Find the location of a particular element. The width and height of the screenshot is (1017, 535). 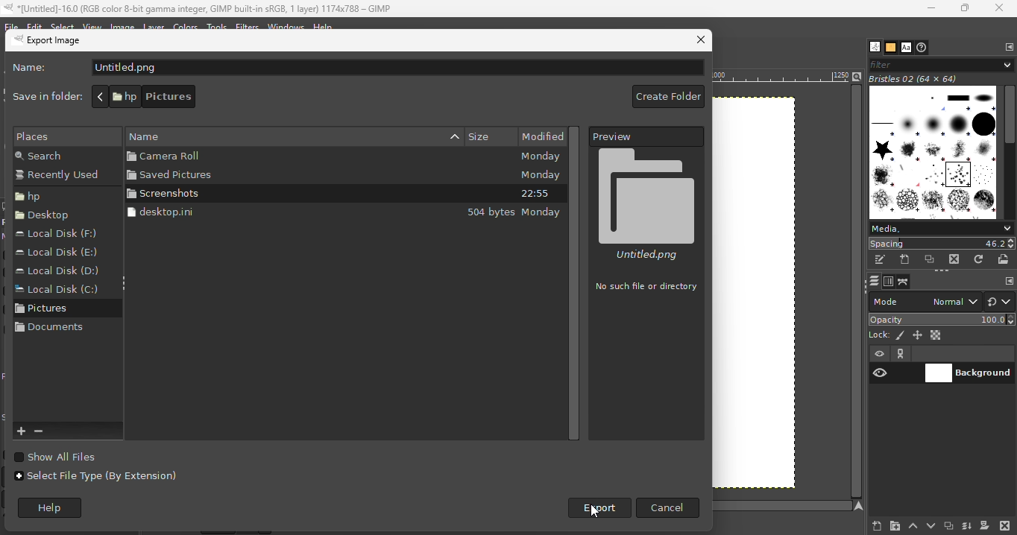

Help is located at coordinates (324, 25).